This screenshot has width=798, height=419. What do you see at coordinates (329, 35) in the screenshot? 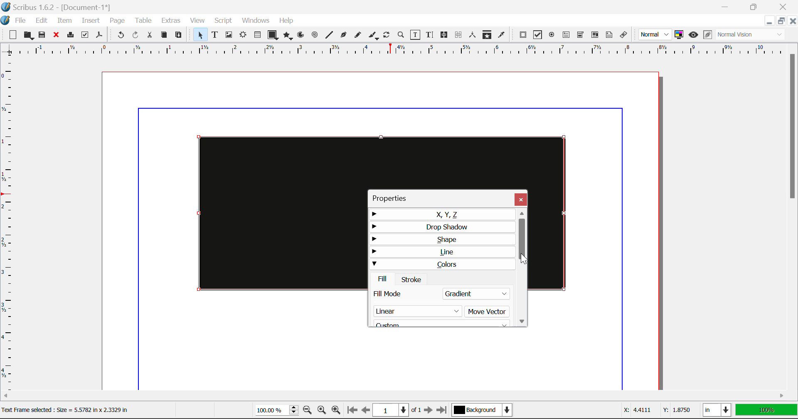
I see `Line` at bounding box center [329, 35].